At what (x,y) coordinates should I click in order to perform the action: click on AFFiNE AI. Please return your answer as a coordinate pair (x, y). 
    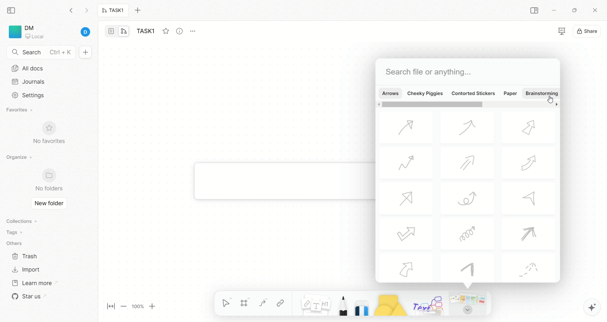
    Looking at the image, I should click on (585, 306).